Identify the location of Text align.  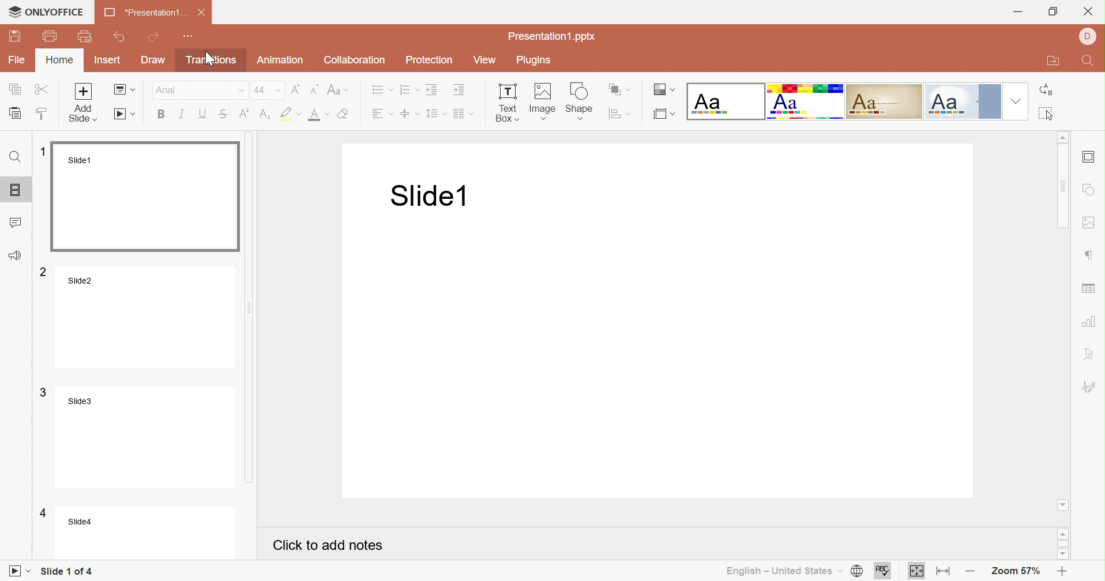
(1091, 353).